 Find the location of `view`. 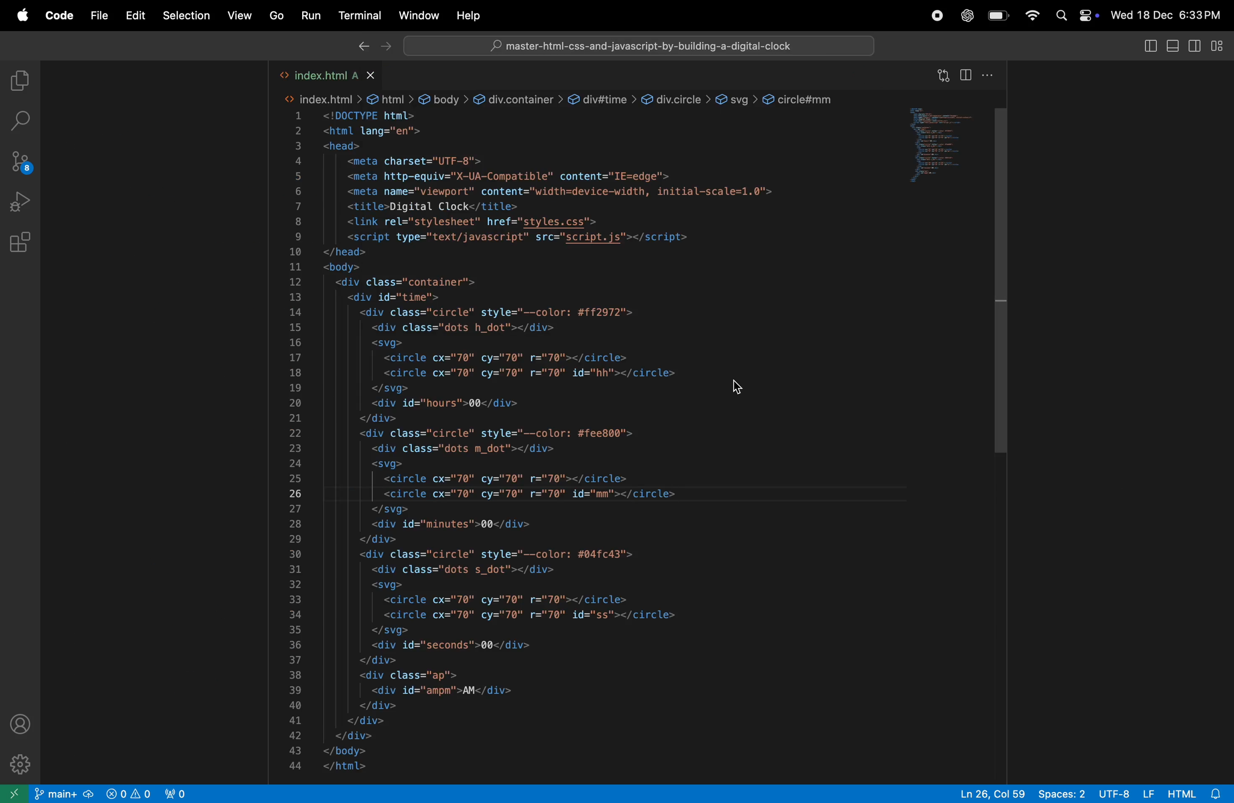

view is located at coordinates (238, 15).